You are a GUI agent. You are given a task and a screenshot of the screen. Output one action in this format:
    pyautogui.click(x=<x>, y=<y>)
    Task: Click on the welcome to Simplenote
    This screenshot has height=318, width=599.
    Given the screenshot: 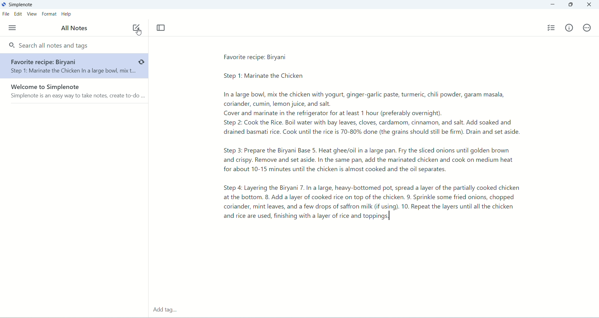 What is the action you would take?
    pyautogui.click(x=75, y=96)
    